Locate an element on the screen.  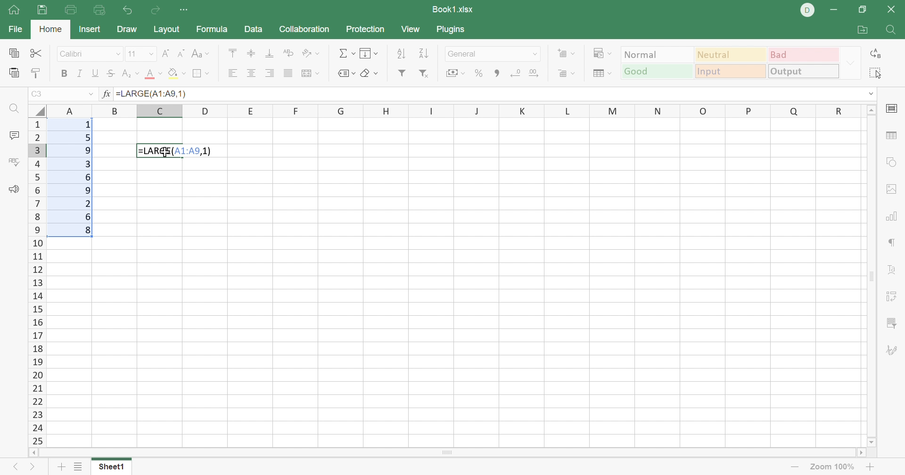
Increase decimal is located at coordinates (538, 74).